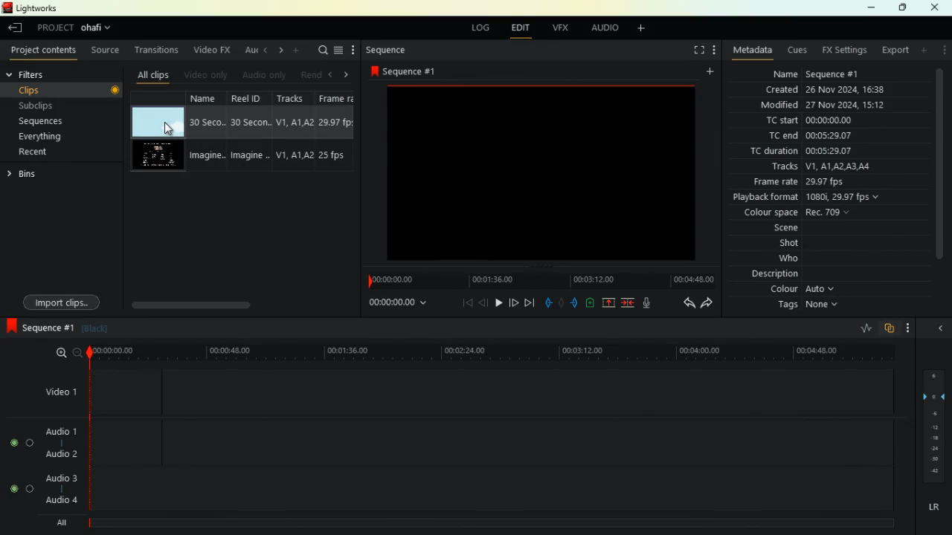  I want to click on playback format, so click(808, 198).